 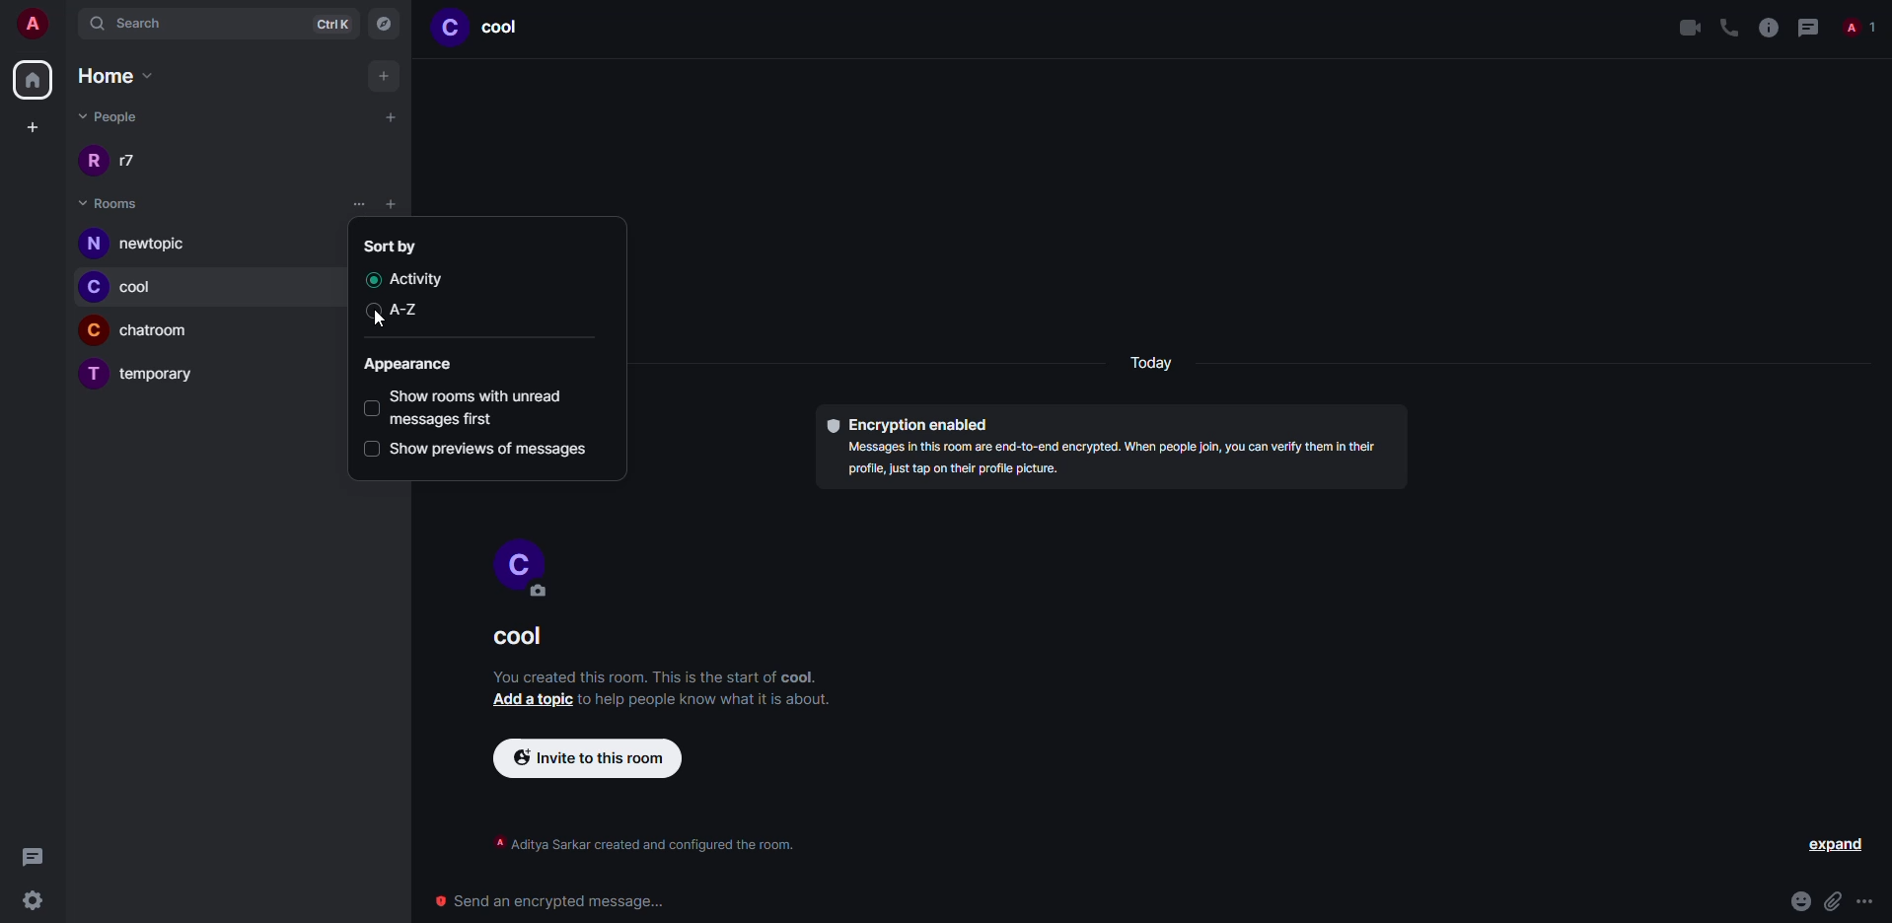 What do you see at coordinates (92, 376) in the screenshot?
I see `profile` at bounding box center [92, 376].